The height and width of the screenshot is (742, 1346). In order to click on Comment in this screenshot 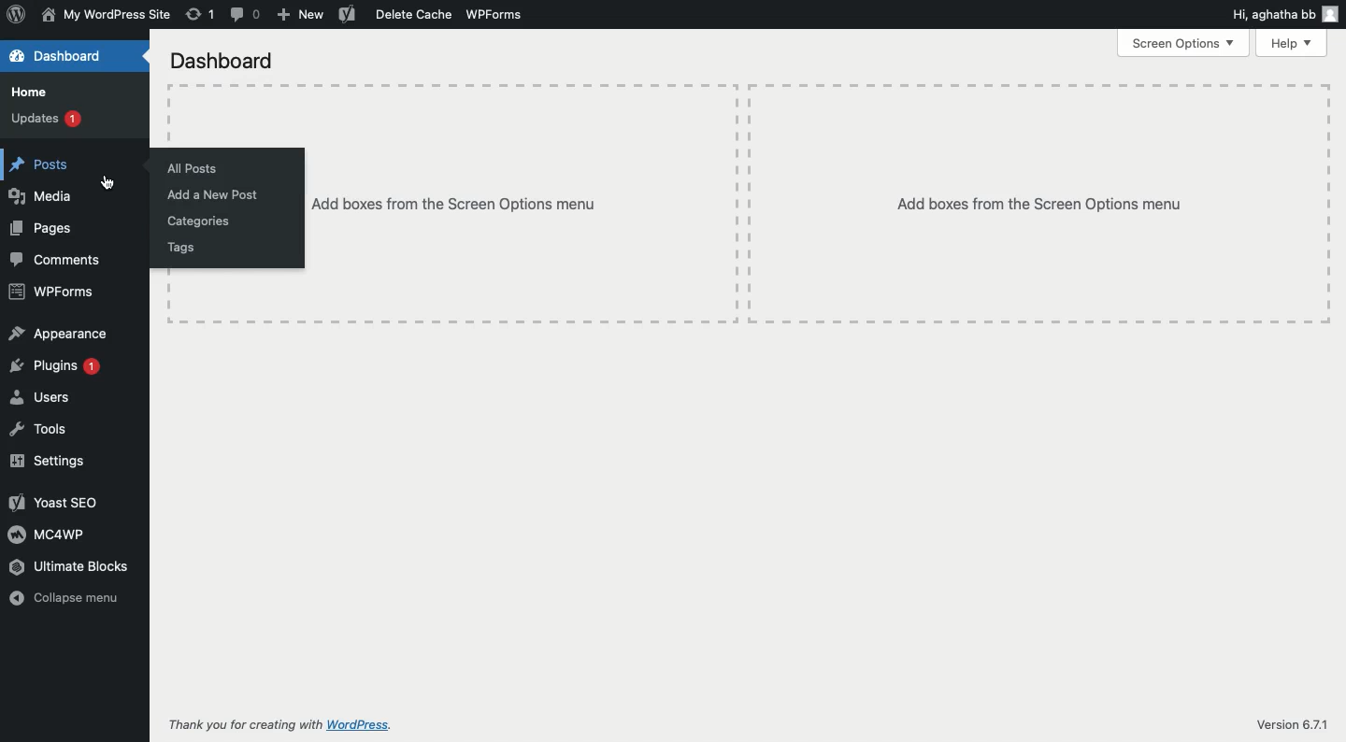, I will do `click(248, 14)`.